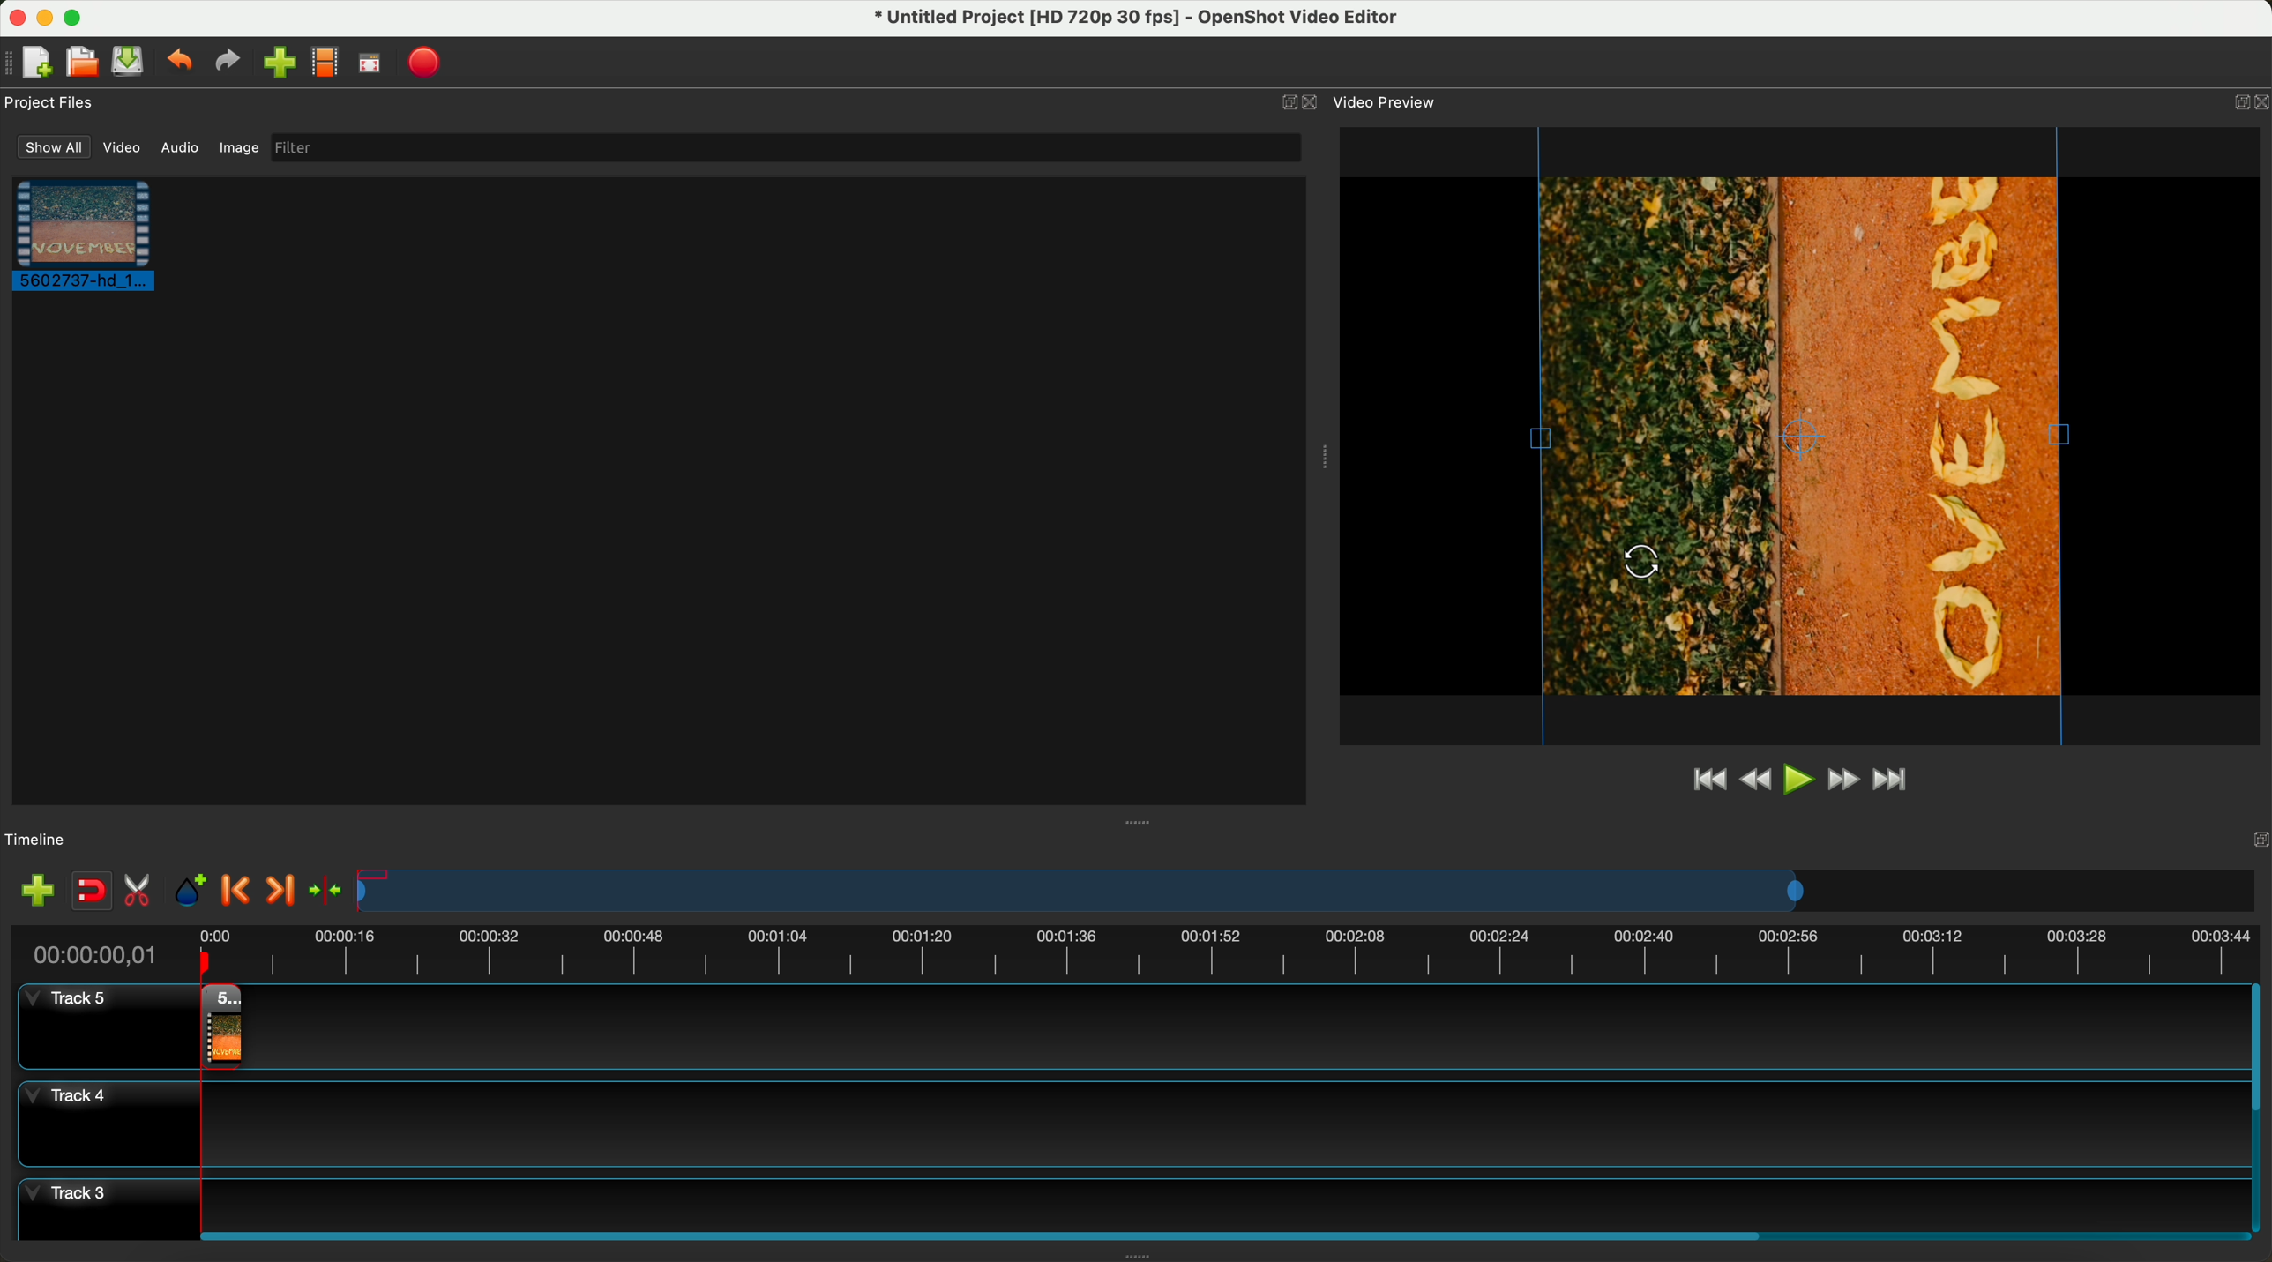  What do you see at coordinates (1323, 454) in the screenshot?
I see `` at bounding box center [1323, 454].